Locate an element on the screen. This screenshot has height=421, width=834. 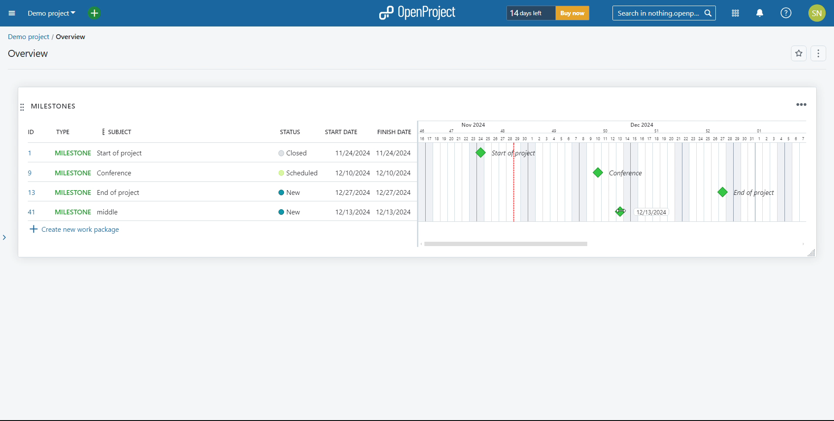
date is located at coordinates (652, 213).